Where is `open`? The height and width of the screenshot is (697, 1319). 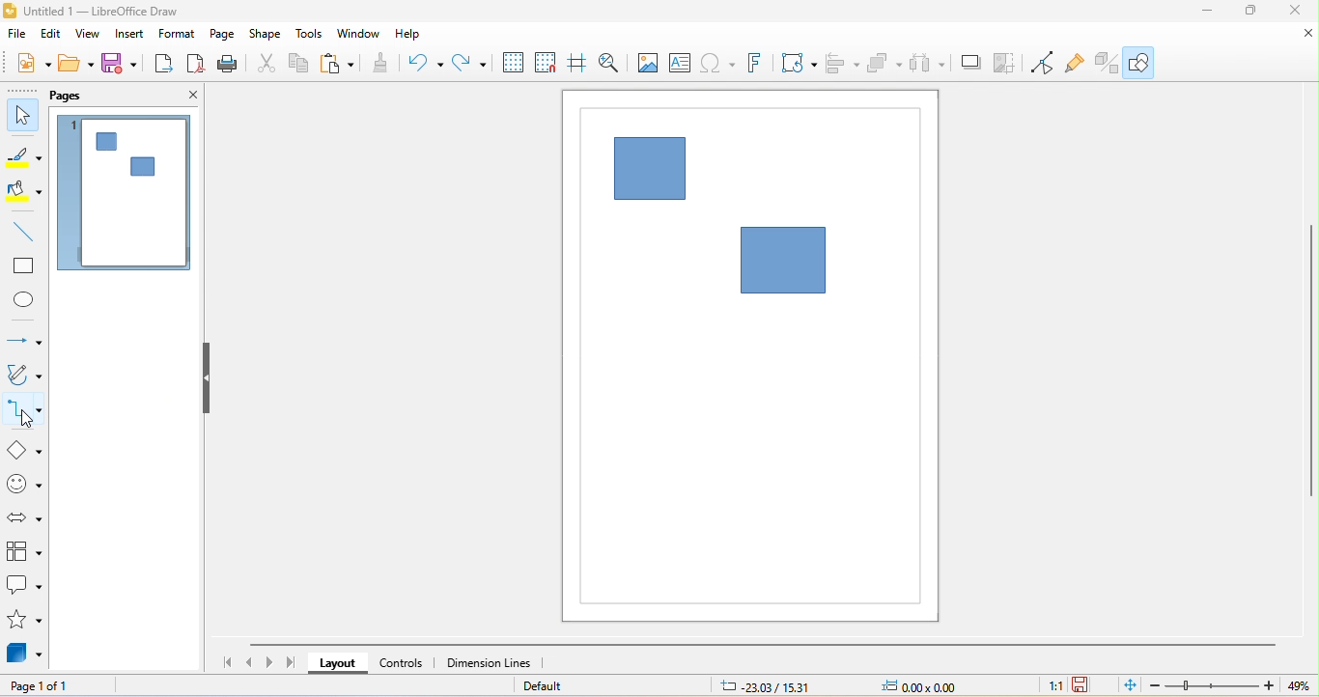
open is located at coordinates (76, 65).